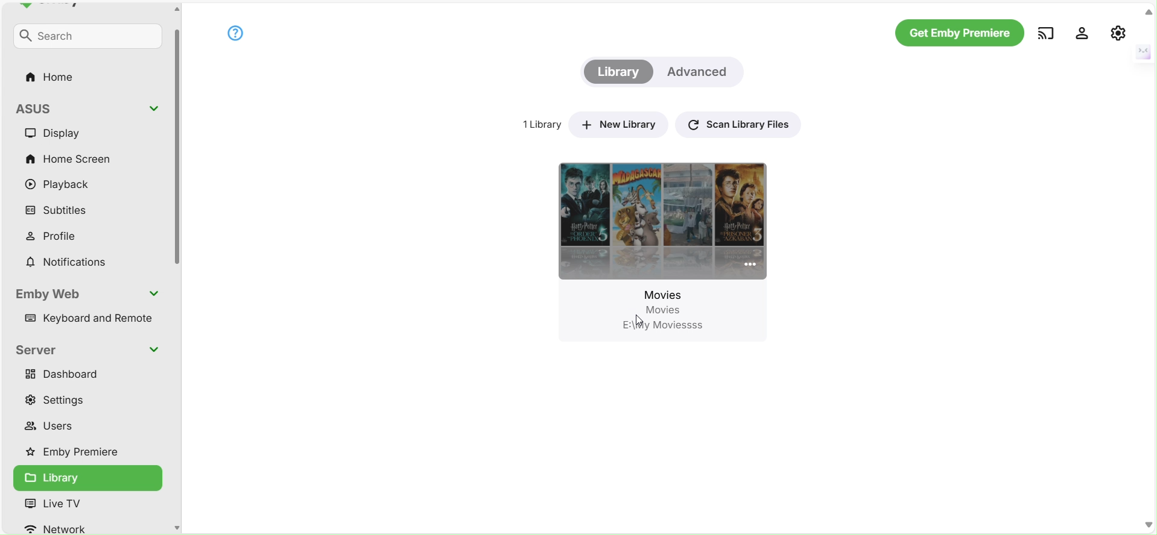 This screenshot has width=1157, height=535. Describe the element at coordinates (156, 294) in the screenshot. I see `Collapse Section` at that location.